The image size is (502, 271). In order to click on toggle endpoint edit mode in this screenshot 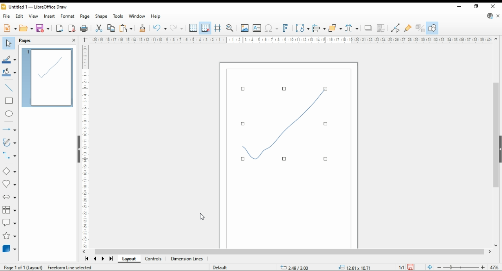, I will do `click(396, 28)`.